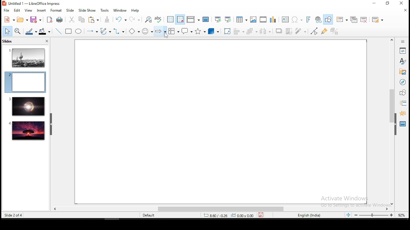 The width and height of the screenshot is (410, 230). Describe the element at coordinates (29, 10) in the screenshot. I see `view` at that location.